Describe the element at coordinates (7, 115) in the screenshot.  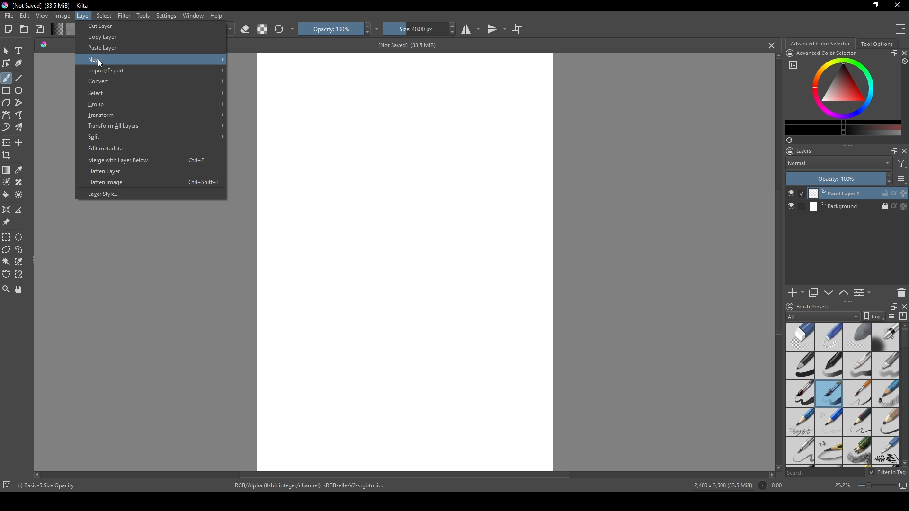
I see `bezier` at that location.